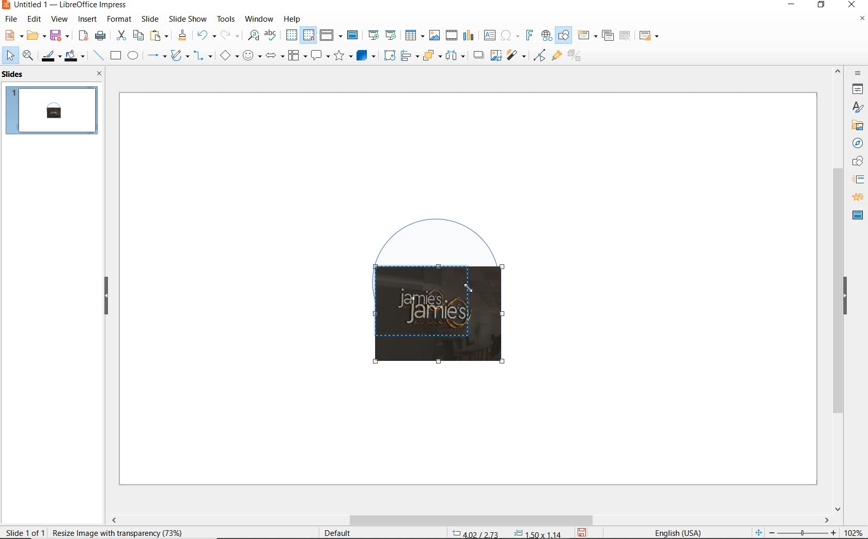  Describe the element at coordinates (115, 56) in the screenshot. I see `rectangle` at that location.